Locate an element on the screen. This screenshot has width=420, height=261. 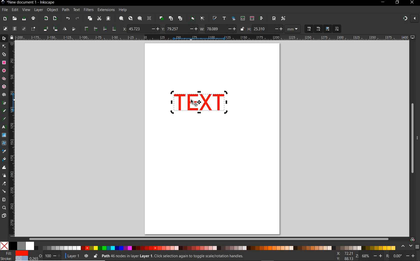
ENABLE SNAPPING TOOL is located at coordinates (410, 18).